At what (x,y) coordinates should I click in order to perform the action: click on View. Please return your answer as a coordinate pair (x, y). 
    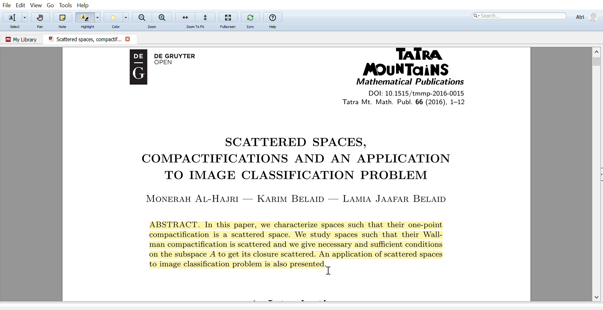
    Looking at the image, I should click on (36, 6).